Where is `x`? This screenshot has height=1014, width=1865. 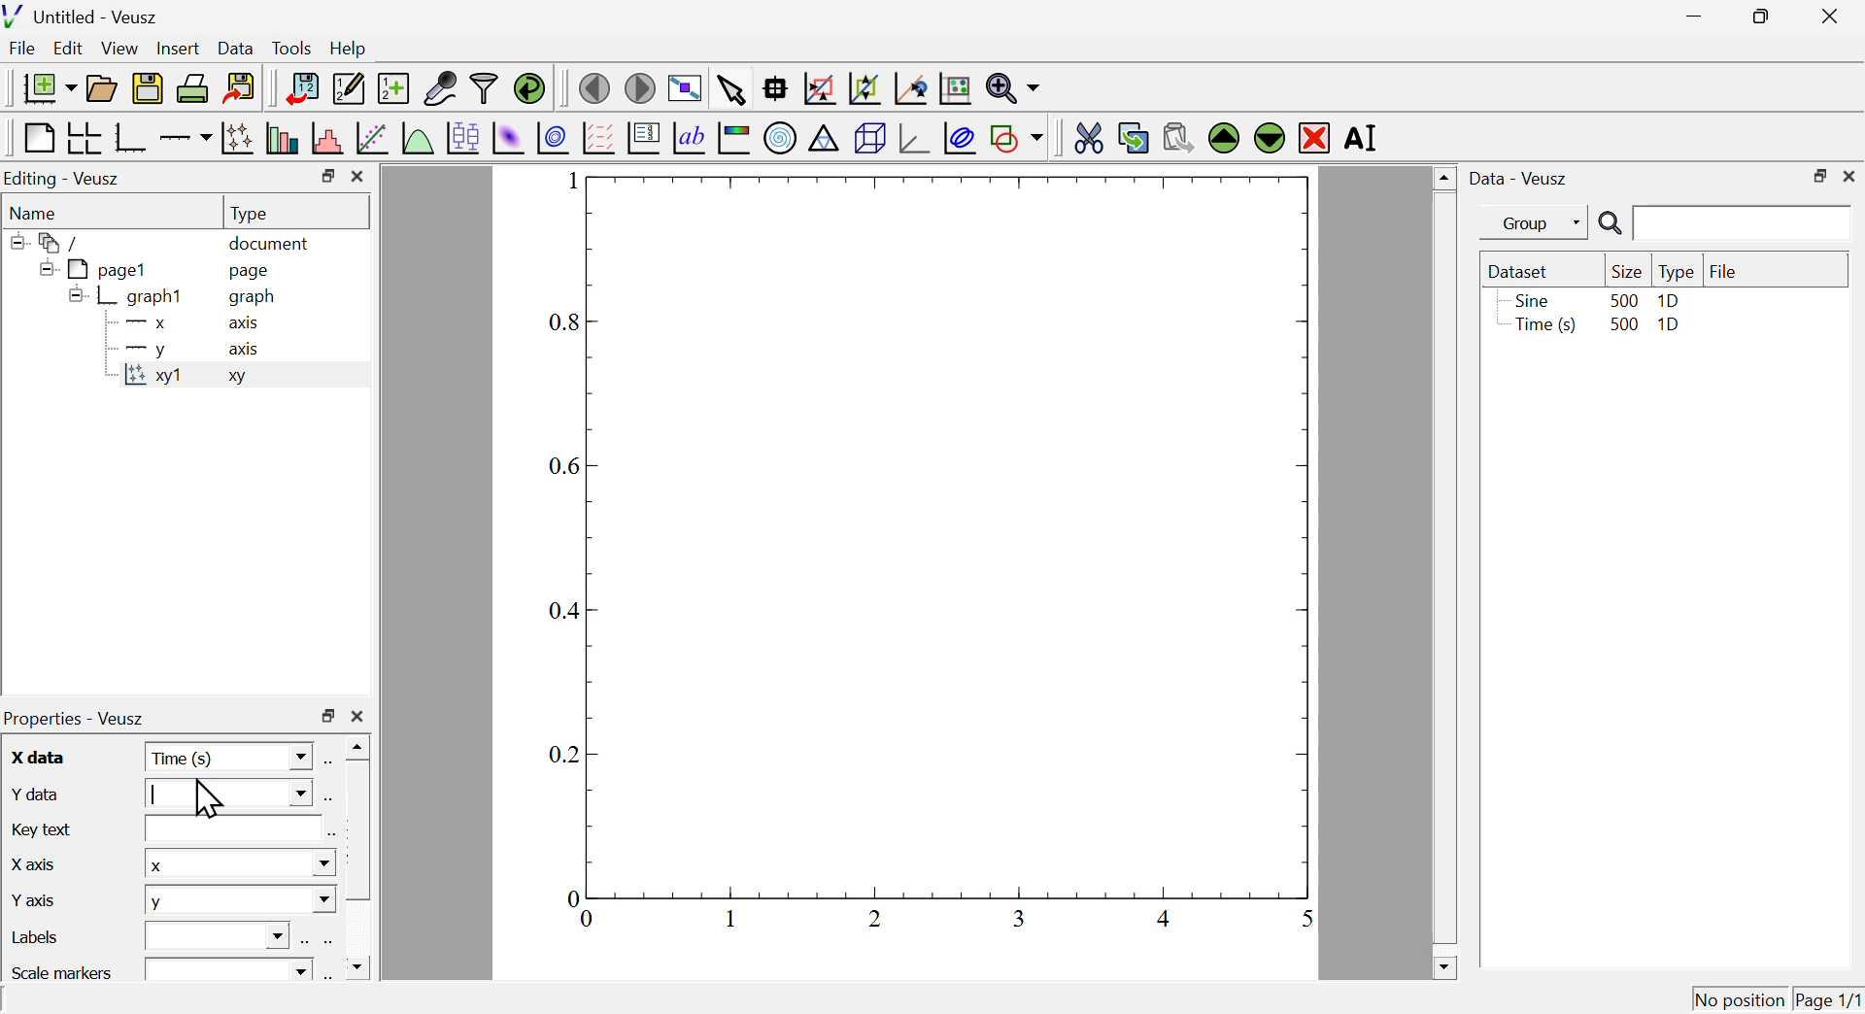 x is located at coordinates (141, 325).